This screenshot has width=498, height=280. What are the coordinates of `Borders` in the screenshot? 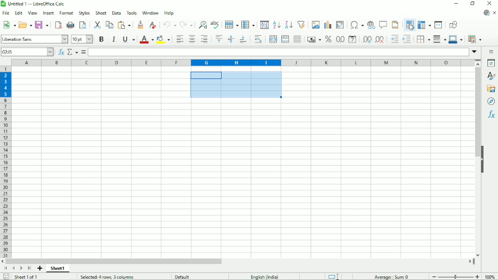 It's located at (423, 40).